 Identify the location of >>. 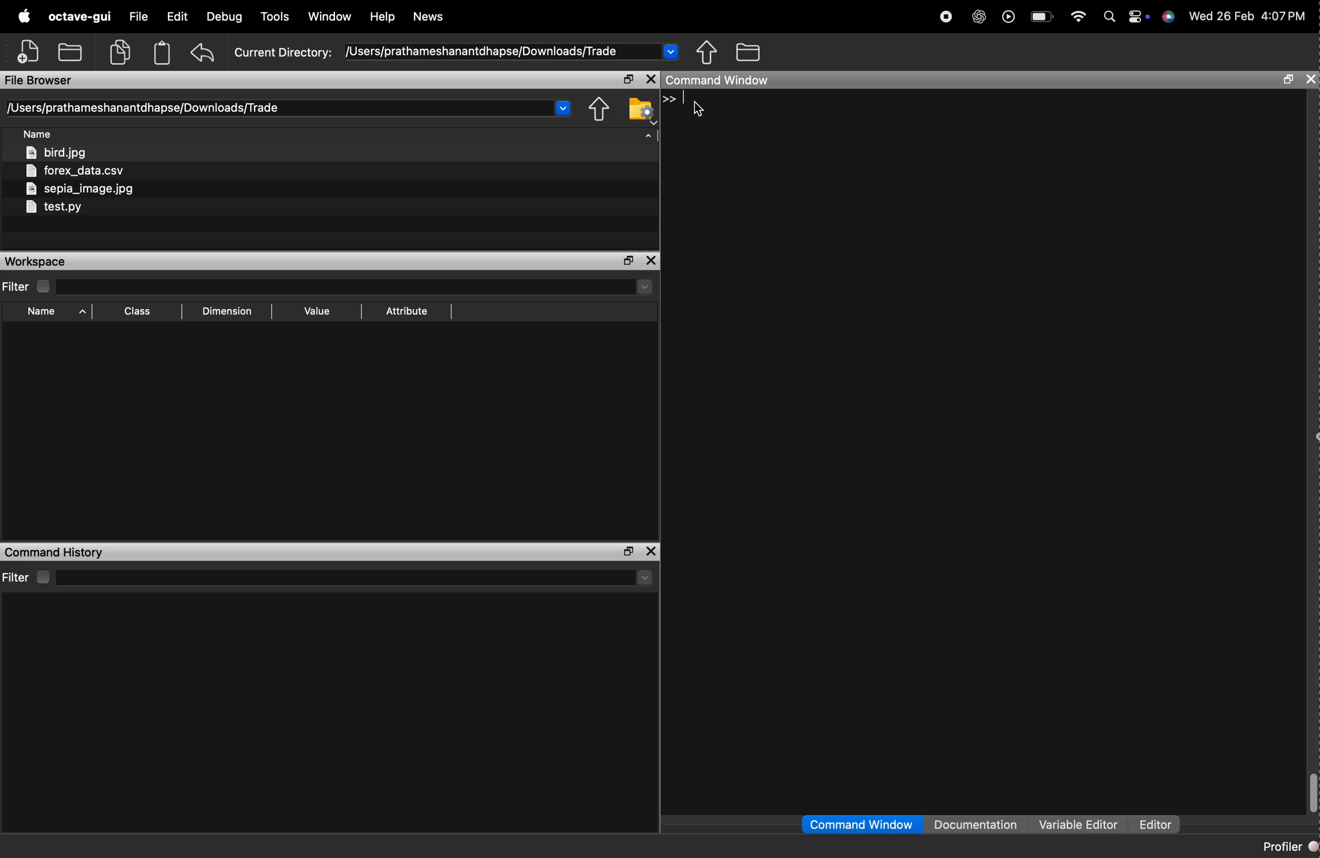
(670, 99).